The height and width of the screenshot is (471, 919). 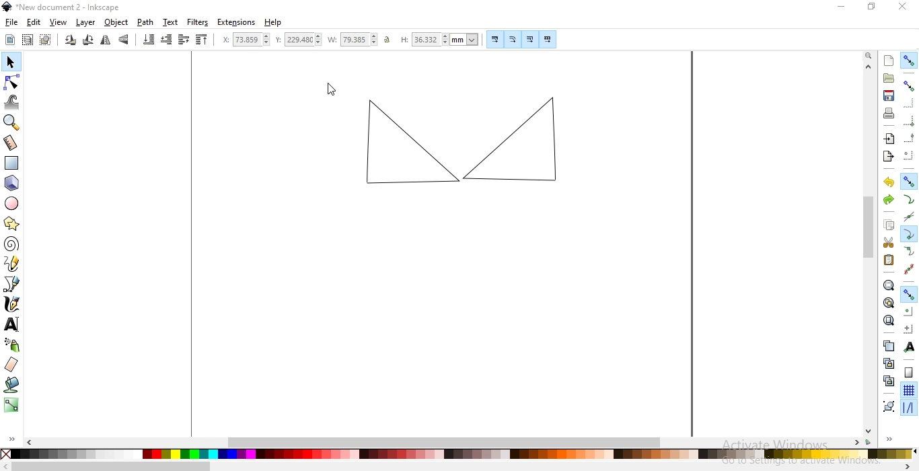 I want to click on draw freehand lines, so click(x=13, y=264).